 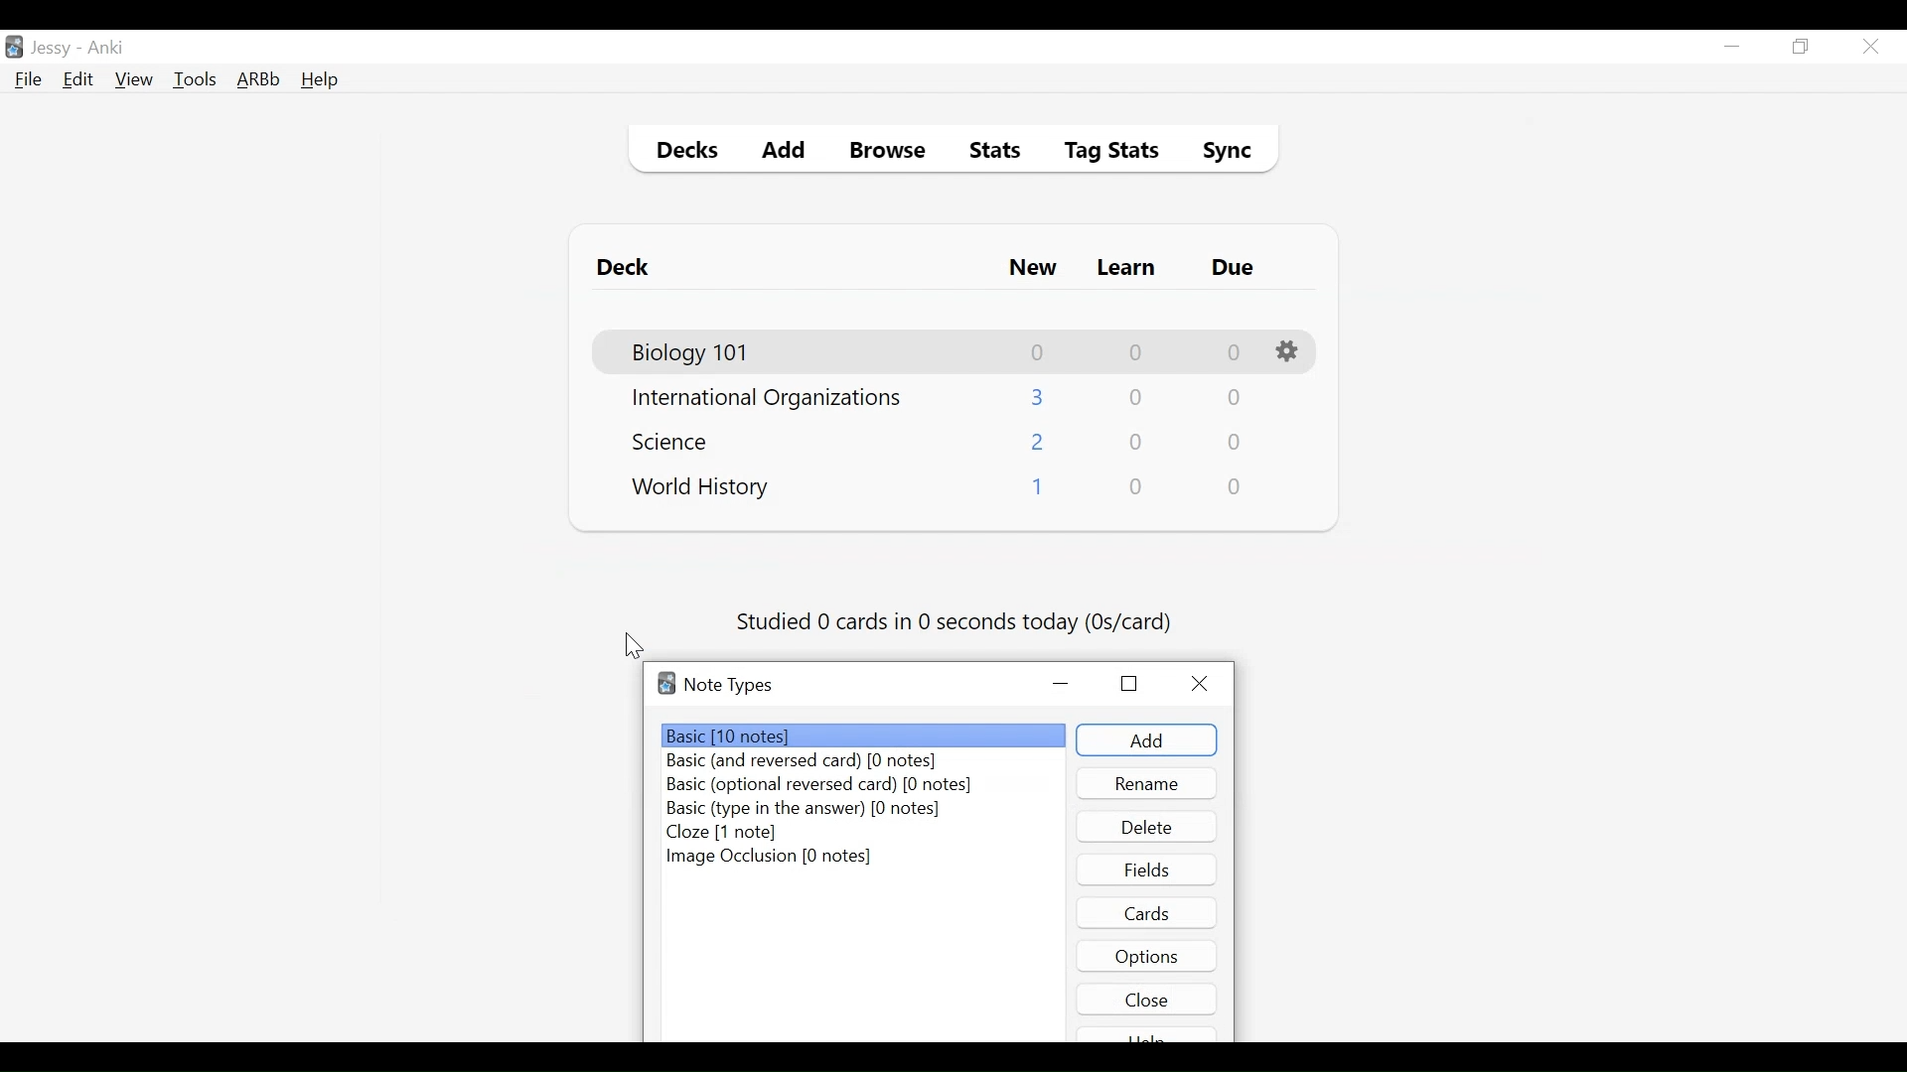 What do you see at coordinates (1100, 153) in the screenshot?
I see `Tag Stats` at bounding box center [1100, 153].